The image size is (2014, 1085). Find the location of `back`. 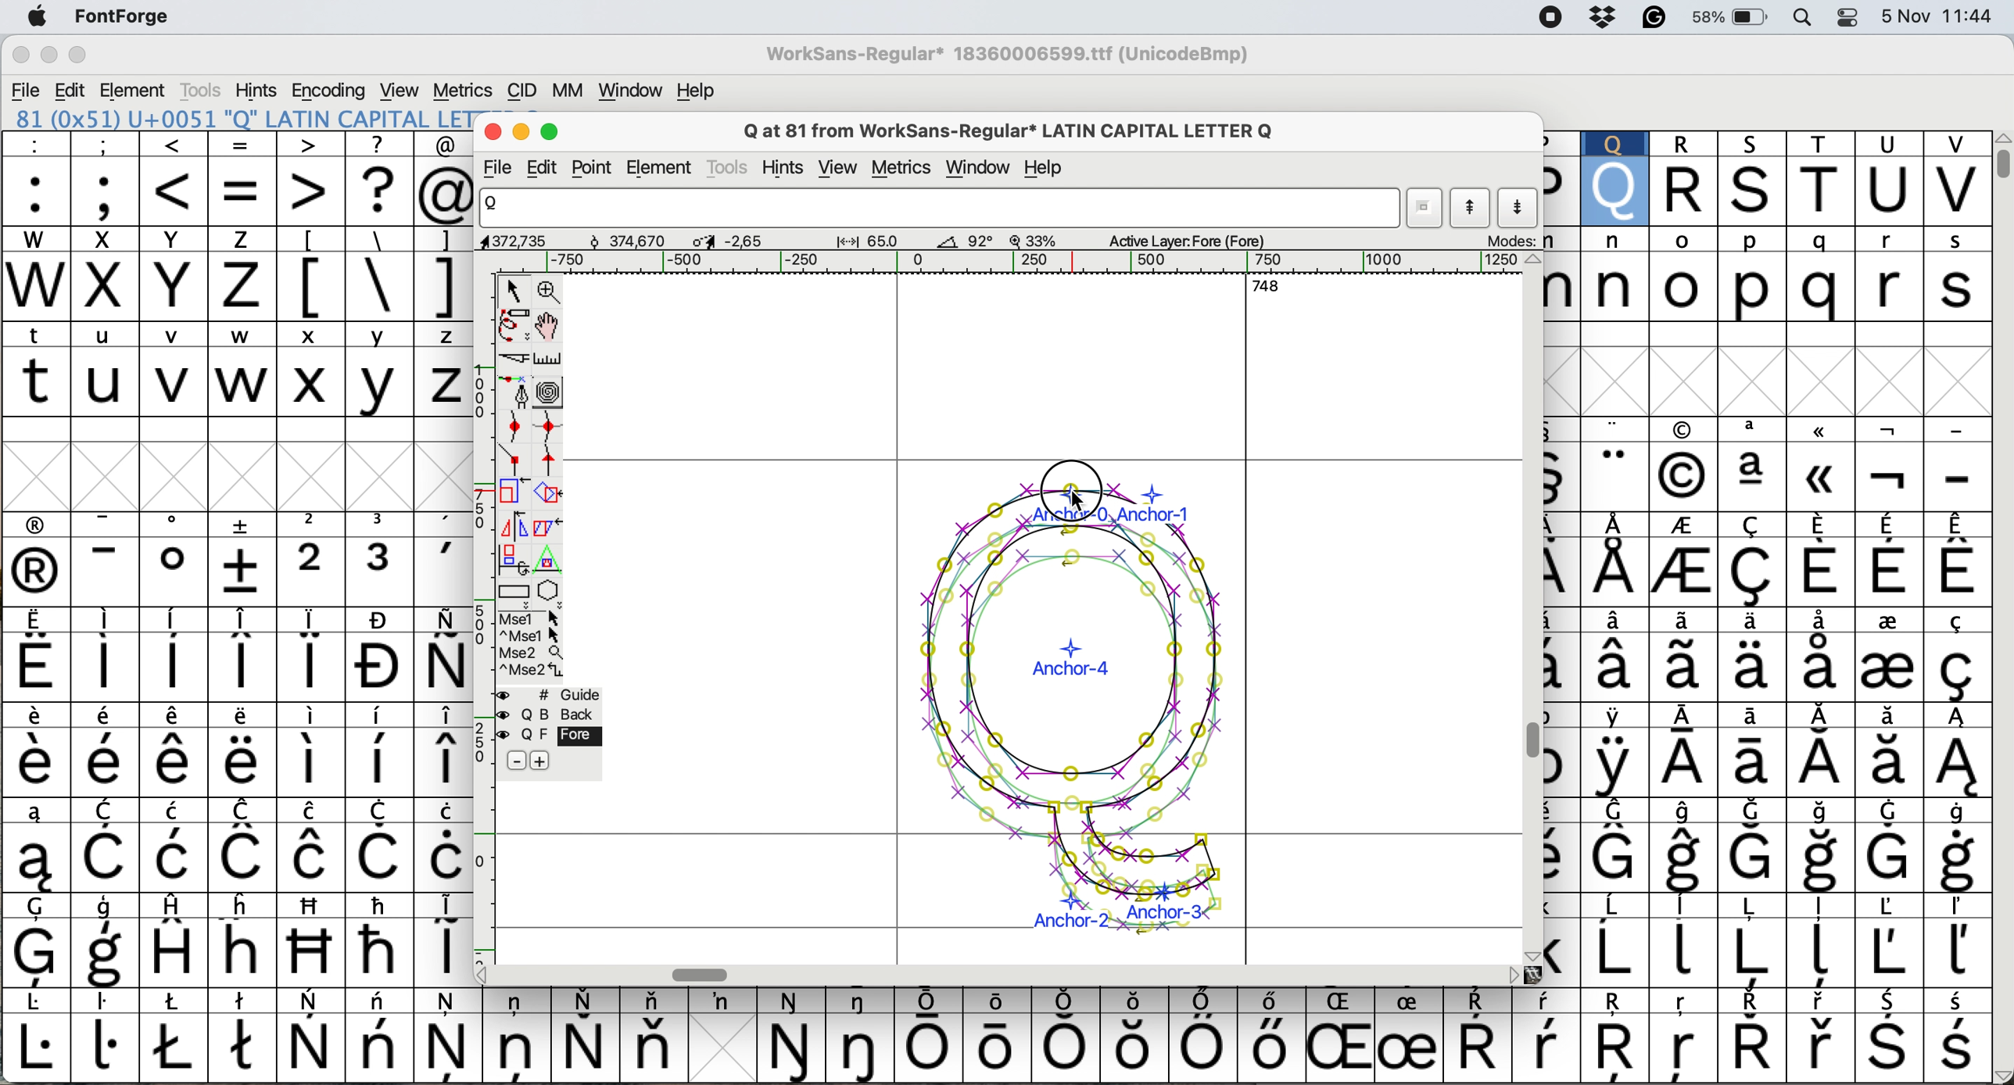

back is located at coordinates (550, 715).